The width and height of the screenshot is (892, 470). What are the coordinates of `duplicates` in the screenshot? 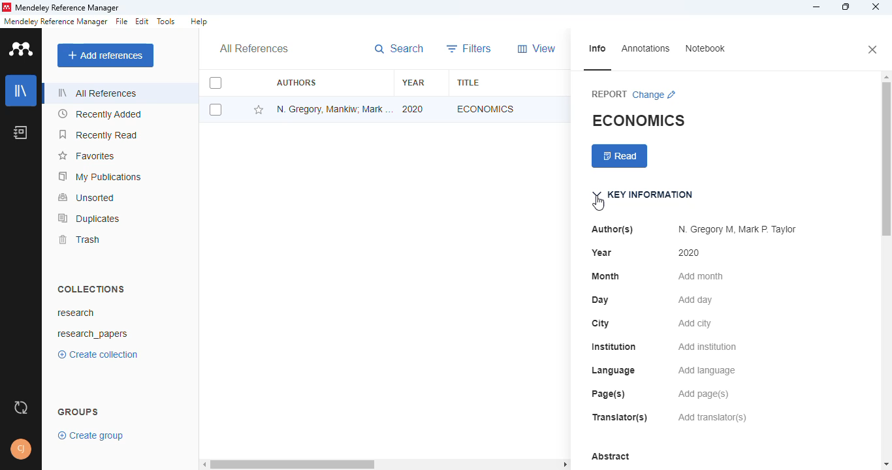 It's located at (88, 219).